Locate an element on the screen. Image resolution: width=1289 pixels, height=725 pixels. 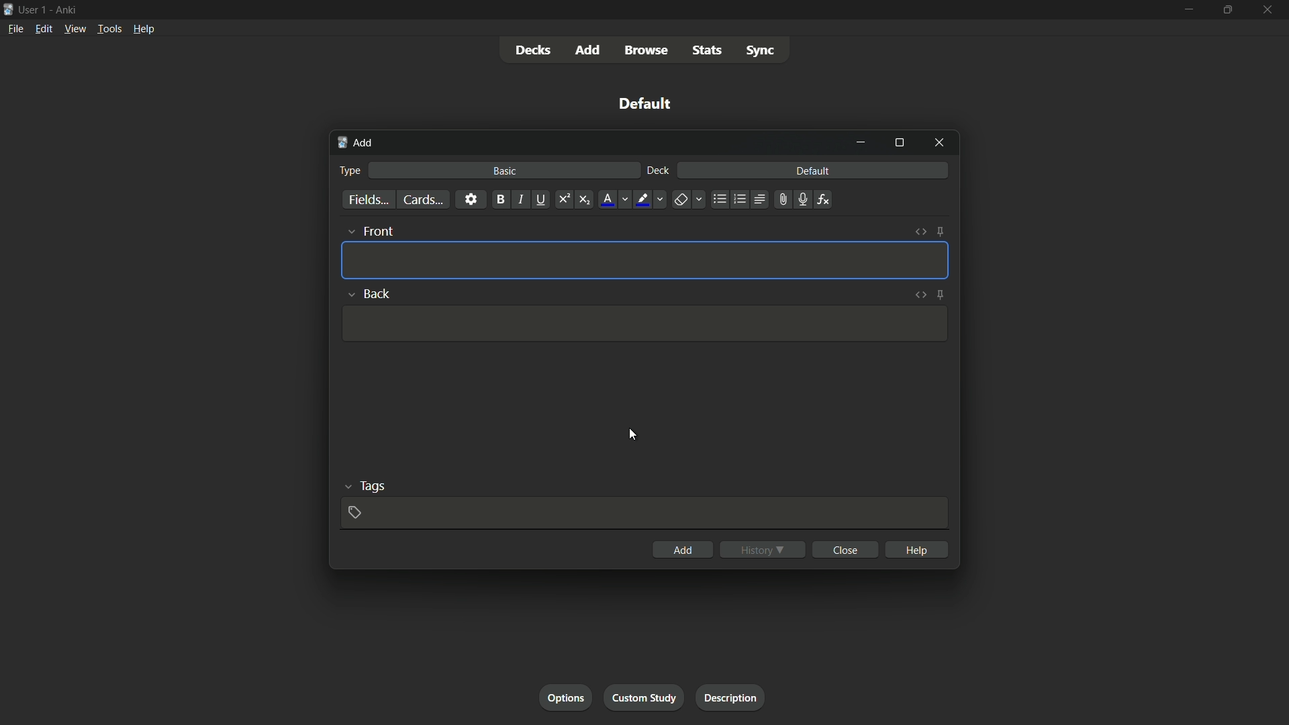
front is located at coordinates (369, 230).